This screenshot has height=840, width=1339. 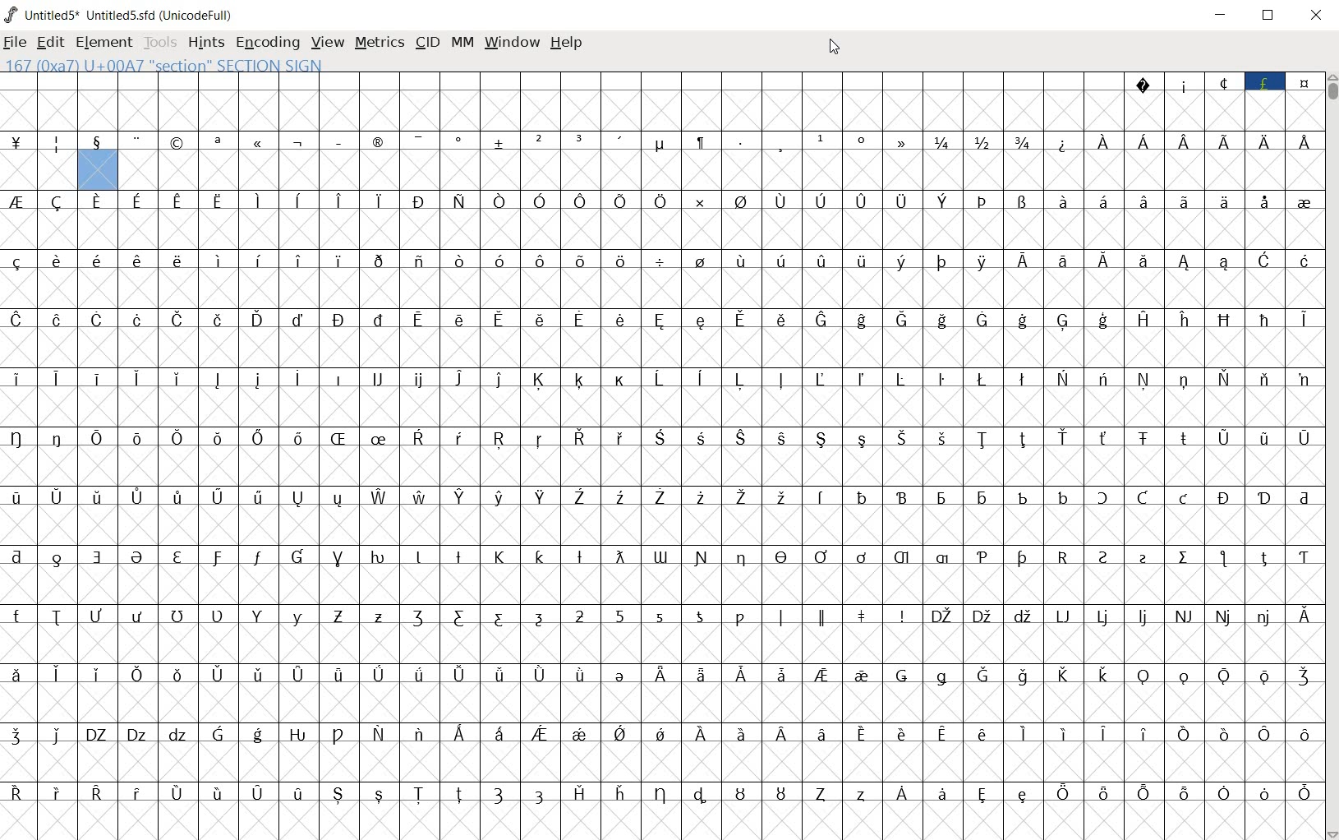 I want to click on RESTORE DOWN, so click(x=1268, y=16).